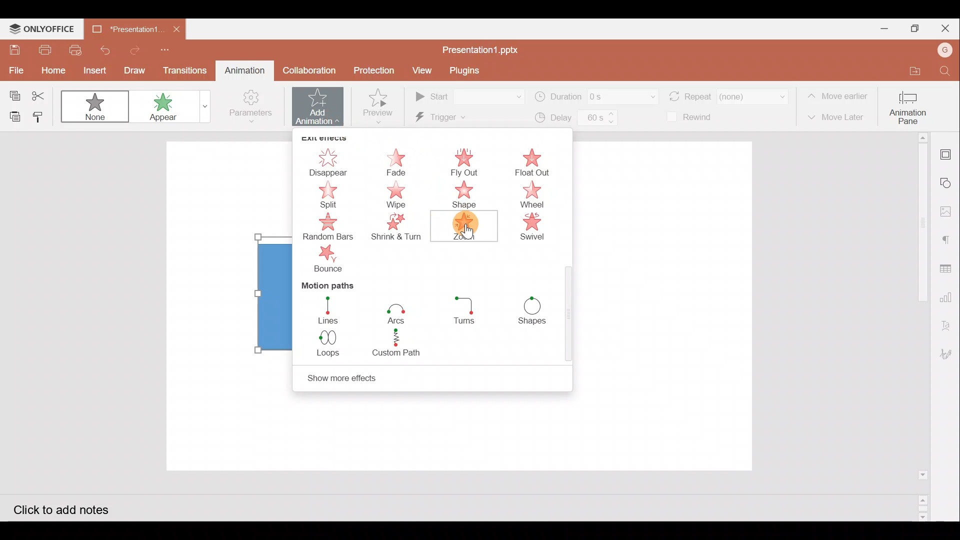 The height and width of the screenshot is (540, 960). I want to click on Animation pane, so click(911, 105).